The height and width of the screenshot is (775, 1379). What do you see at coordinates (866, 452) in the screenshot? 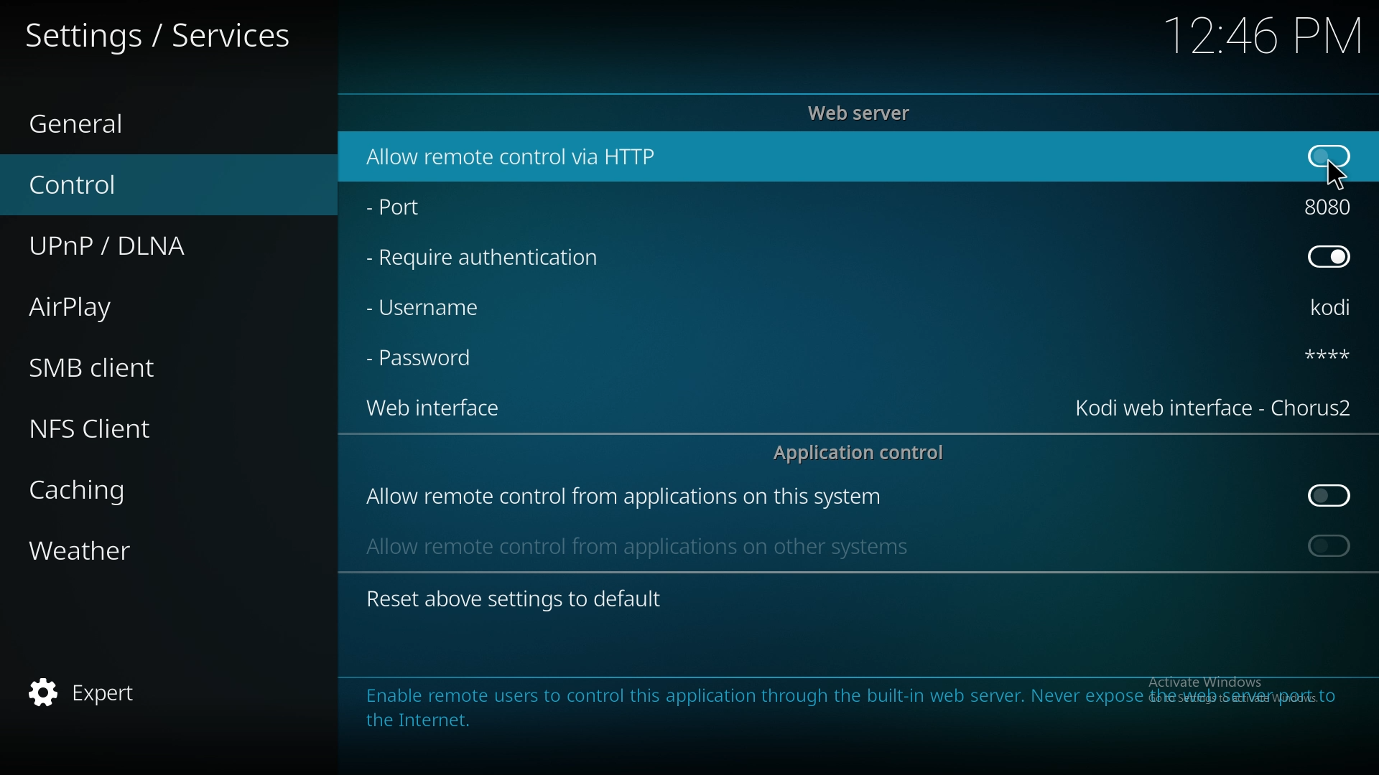
I see `application control` at bounding box center [866, 452].